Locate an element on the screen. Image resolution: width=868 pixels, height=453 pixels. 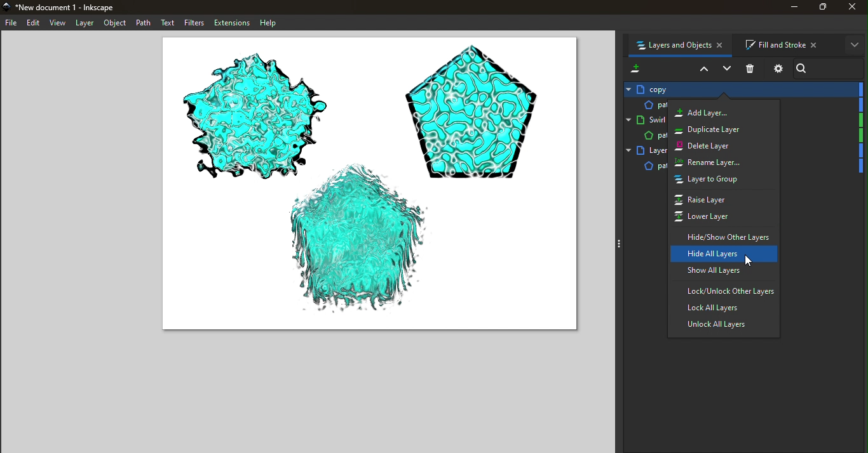
Close is located at coordinates (855, 6).